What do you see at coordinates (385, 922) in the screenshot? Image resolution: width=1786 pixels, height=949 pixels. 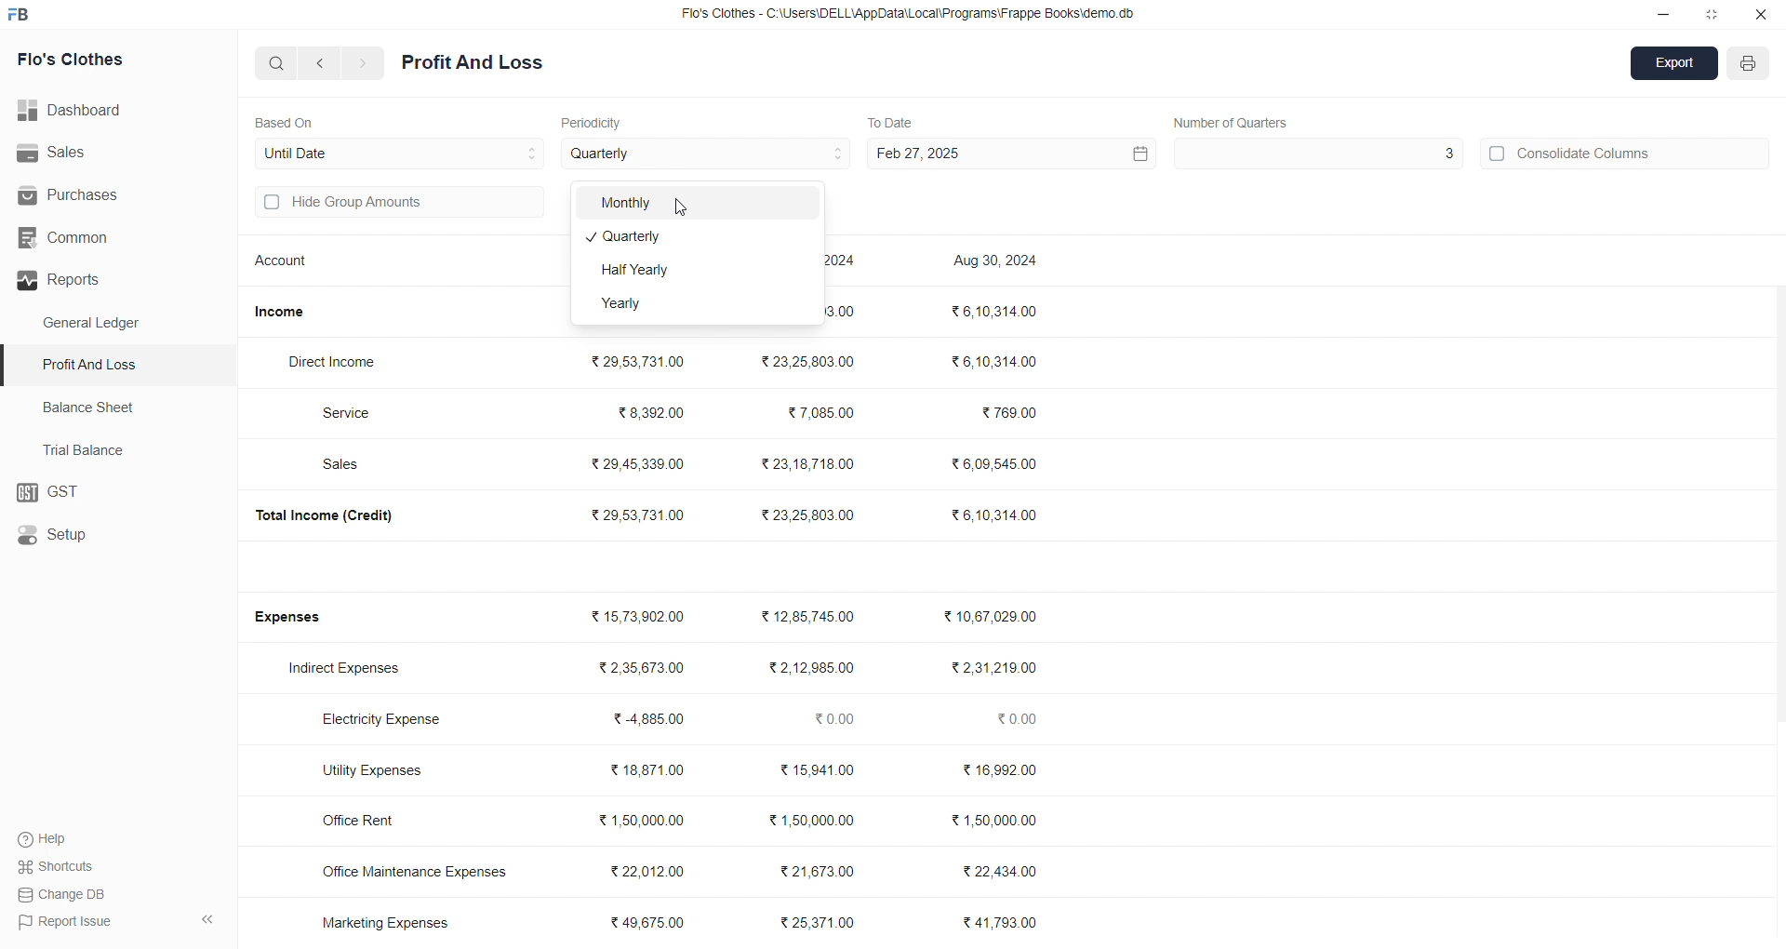 I see `Marketing Expenses` at bounding box center [385, 922].